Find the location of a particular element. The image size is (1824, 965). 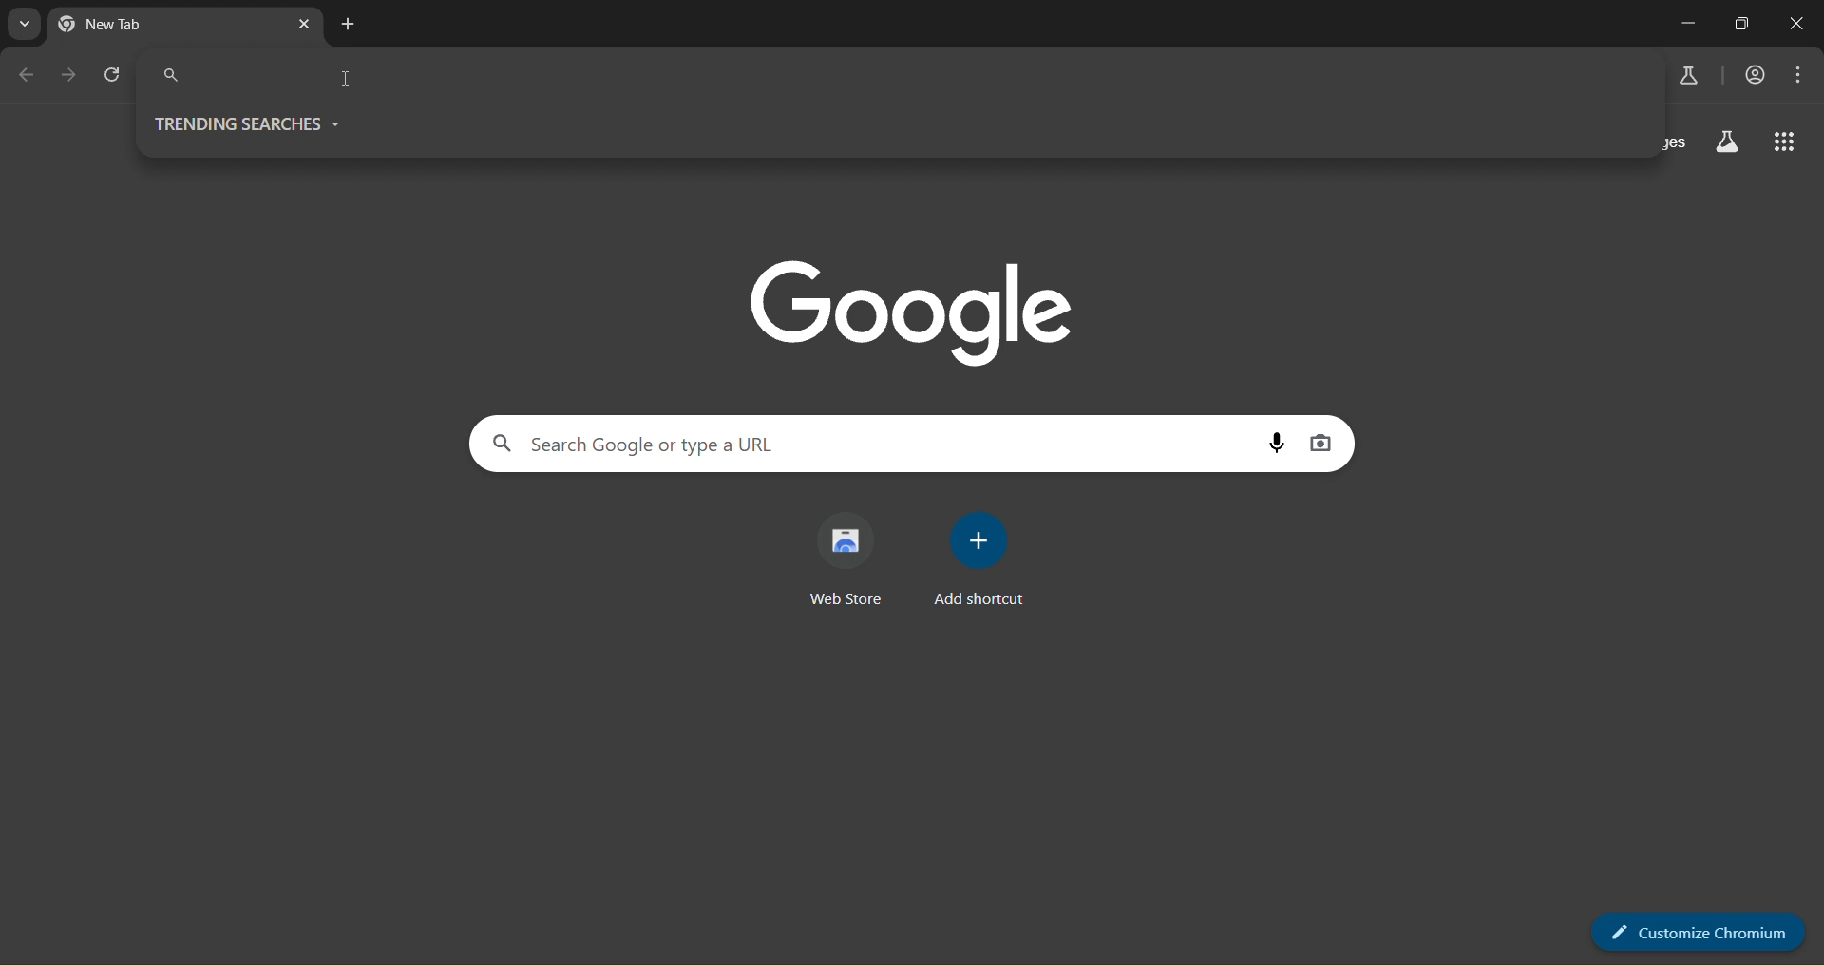

image search is located at coordinates (1320, 445).